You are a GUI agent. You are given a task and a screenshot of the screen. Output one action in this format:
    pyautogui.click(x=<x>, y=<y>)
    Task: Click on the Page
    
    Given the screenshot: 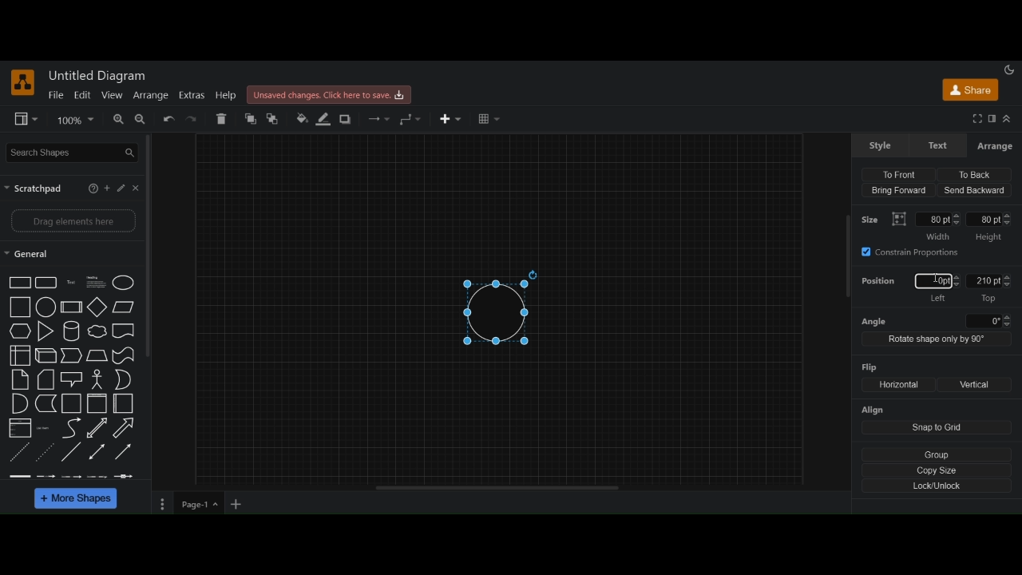 What is the action you would take?
    pyautogui.click(x=20, y=380)
    